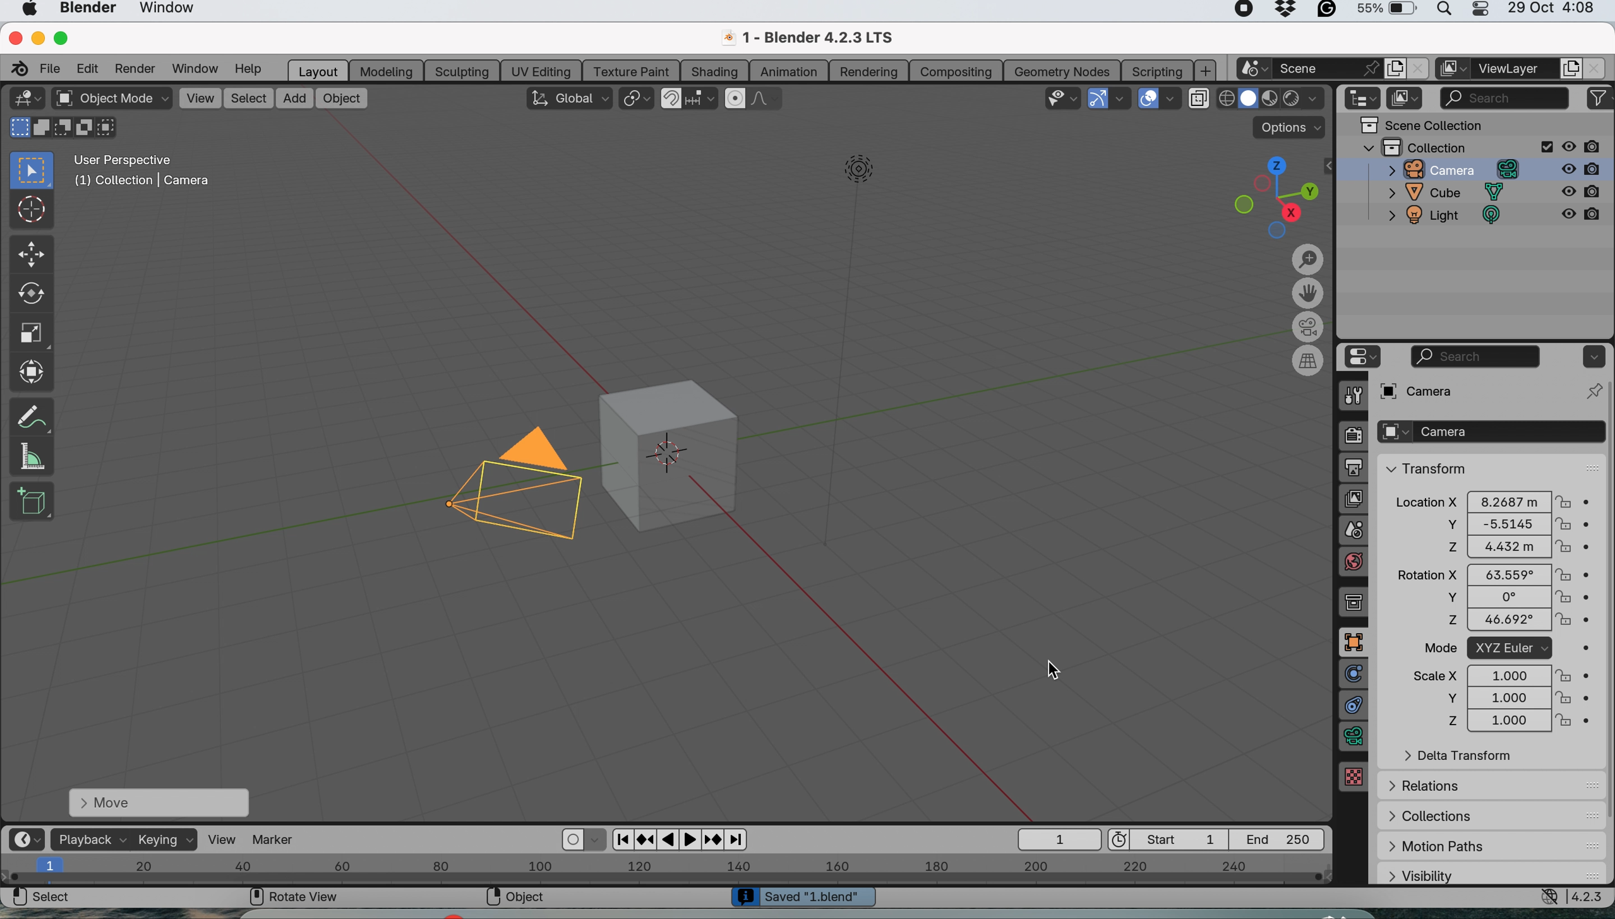 Image resolution: width=1615 pixels, height=919 pixels. I want to click on transform, so click(1424, 467).